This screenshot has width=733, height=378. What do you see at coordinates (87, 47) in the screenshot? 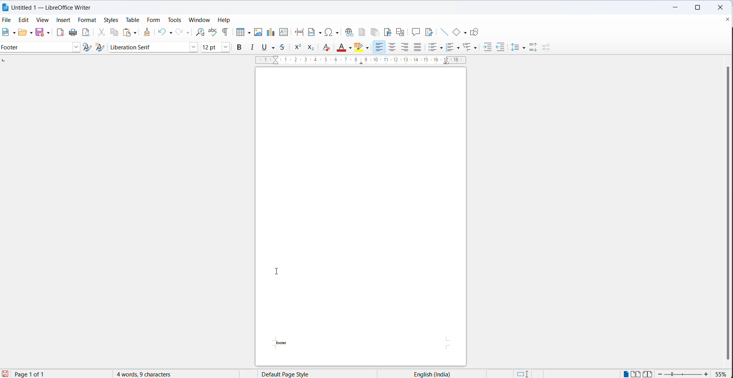
I see `update selected style` at bounding box center [87, 47].